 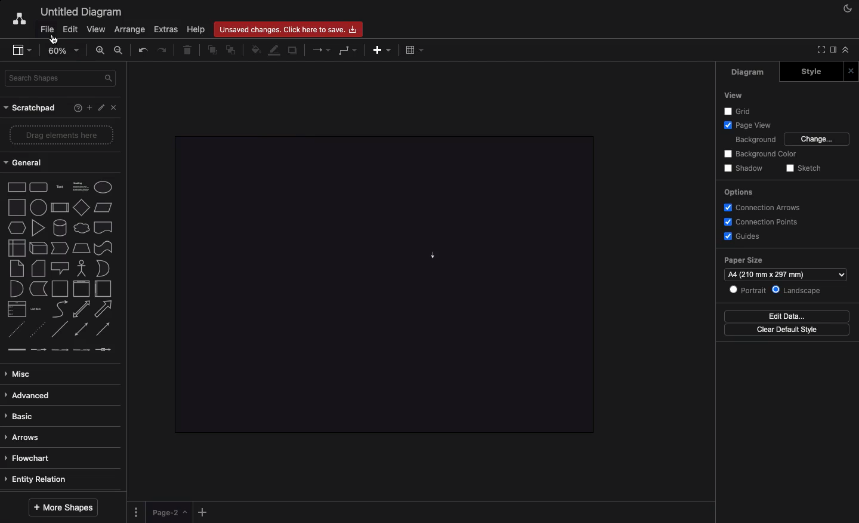 I want to click on Style, so click(x=811, y=72).